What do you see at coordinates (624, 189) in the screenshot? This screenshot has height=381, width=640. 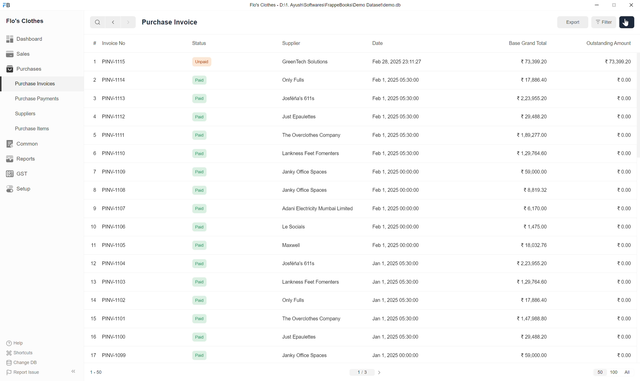 I see `0.00` at bounding box center [624, 189].